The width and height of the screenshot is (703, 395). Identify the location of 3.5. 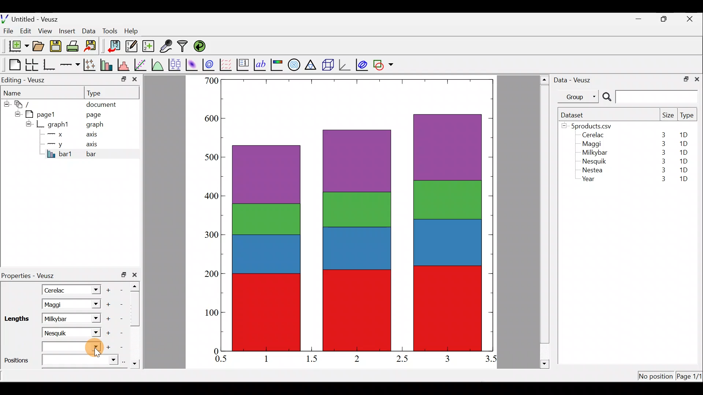
(492, 360).